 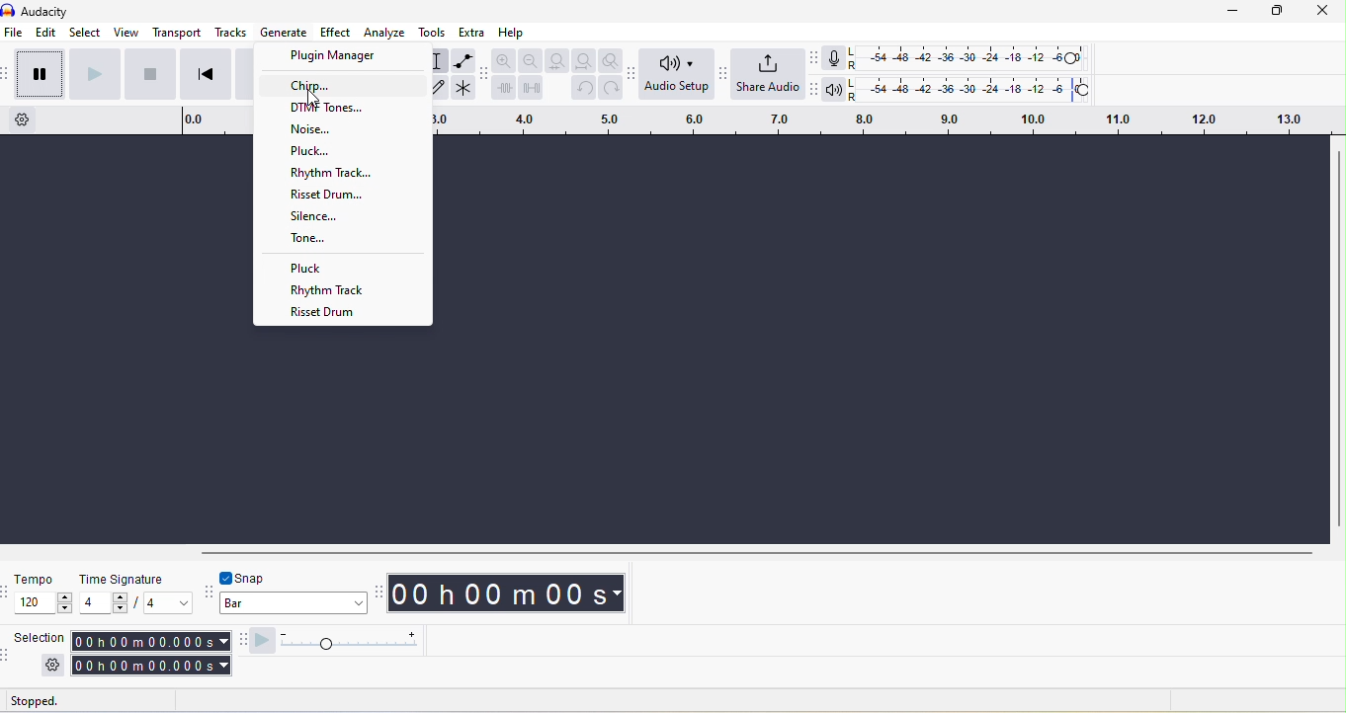 I want to click on title, so click(x=65, y=10).